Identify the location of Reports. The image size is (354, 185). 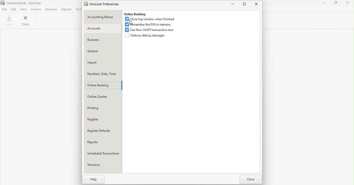
(103, 142).